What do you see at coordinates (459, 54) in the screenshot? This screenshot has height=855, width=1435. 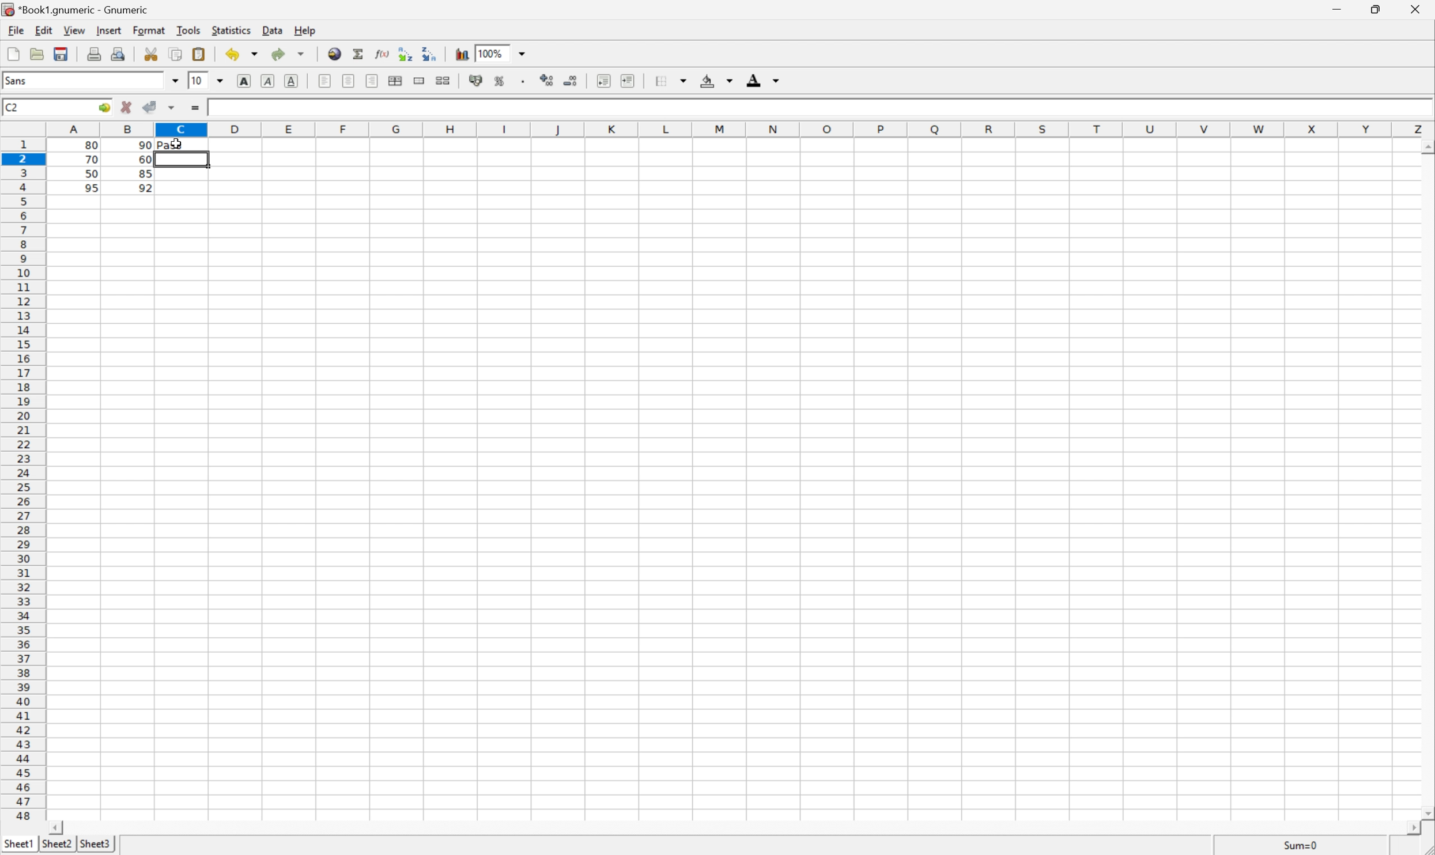 I see `Chart` at bounding box center [459, 54].